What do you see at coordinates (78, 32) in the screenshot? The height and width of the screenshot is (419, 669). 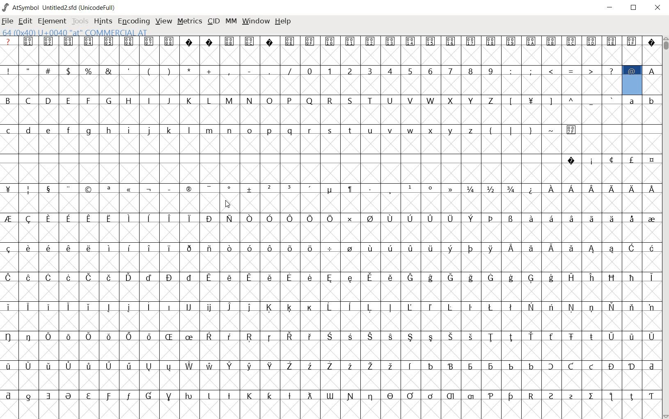 I see `64 (0x40) U+00400 "AT" commercial AT` at bounding box center [78, 32].